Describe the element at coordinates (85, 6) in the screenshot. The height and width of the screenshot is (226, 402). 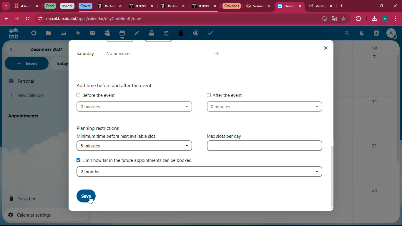
I see `tab` at that location.